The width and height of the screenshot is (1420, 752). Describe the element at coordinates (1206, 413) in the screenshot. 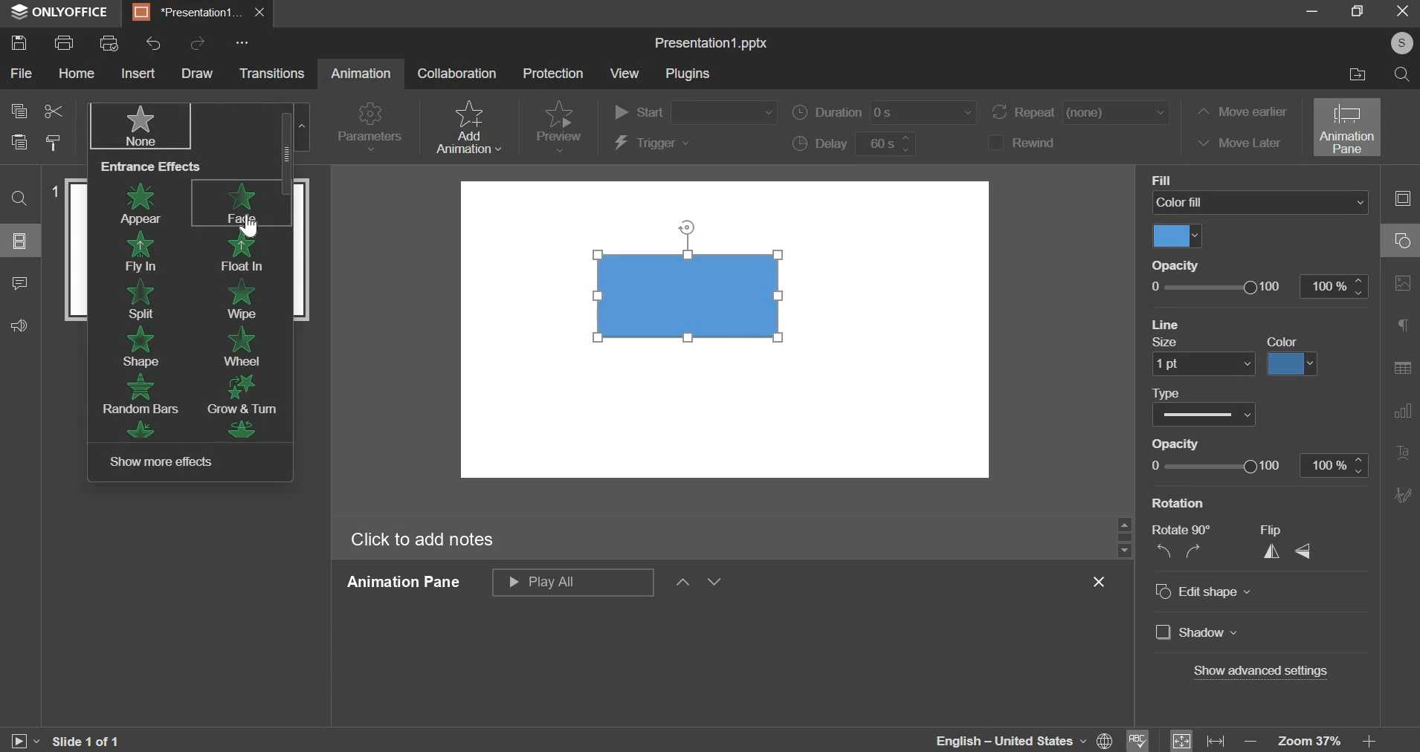

I see `type` at that location.